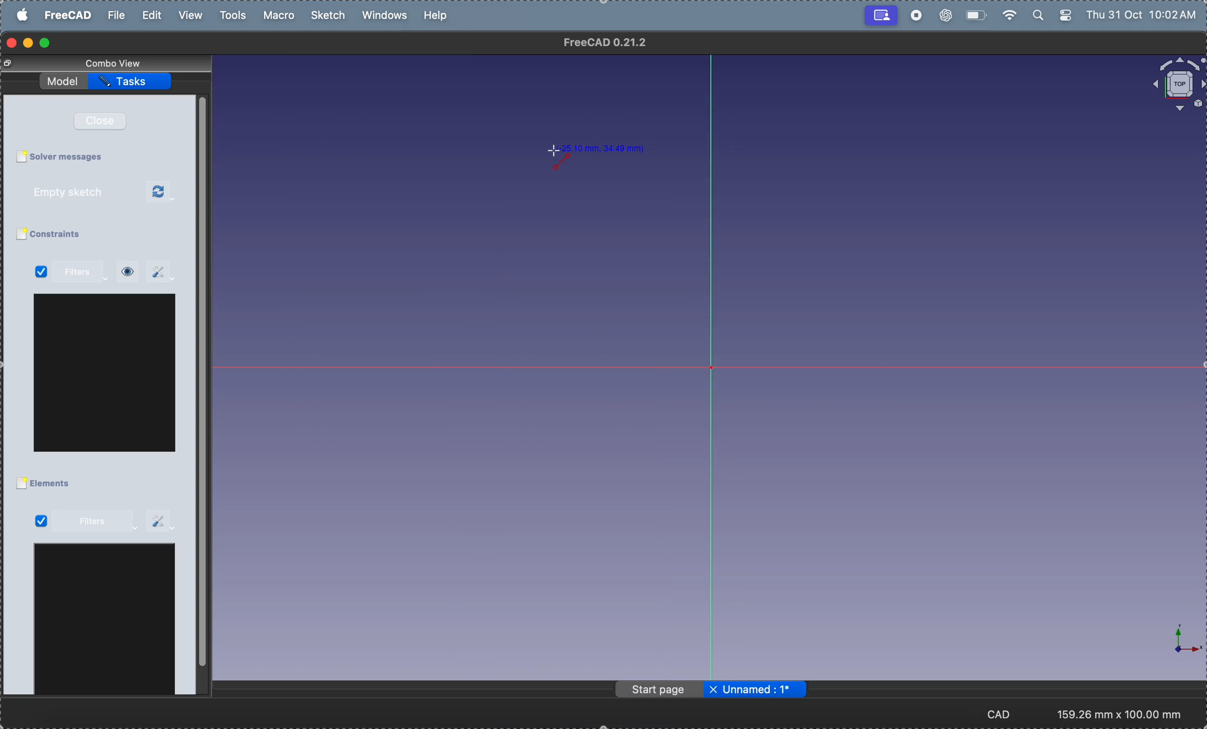  Describe the element at coordinates (117, 63) in the screenshot. I see `combo view` at that location.